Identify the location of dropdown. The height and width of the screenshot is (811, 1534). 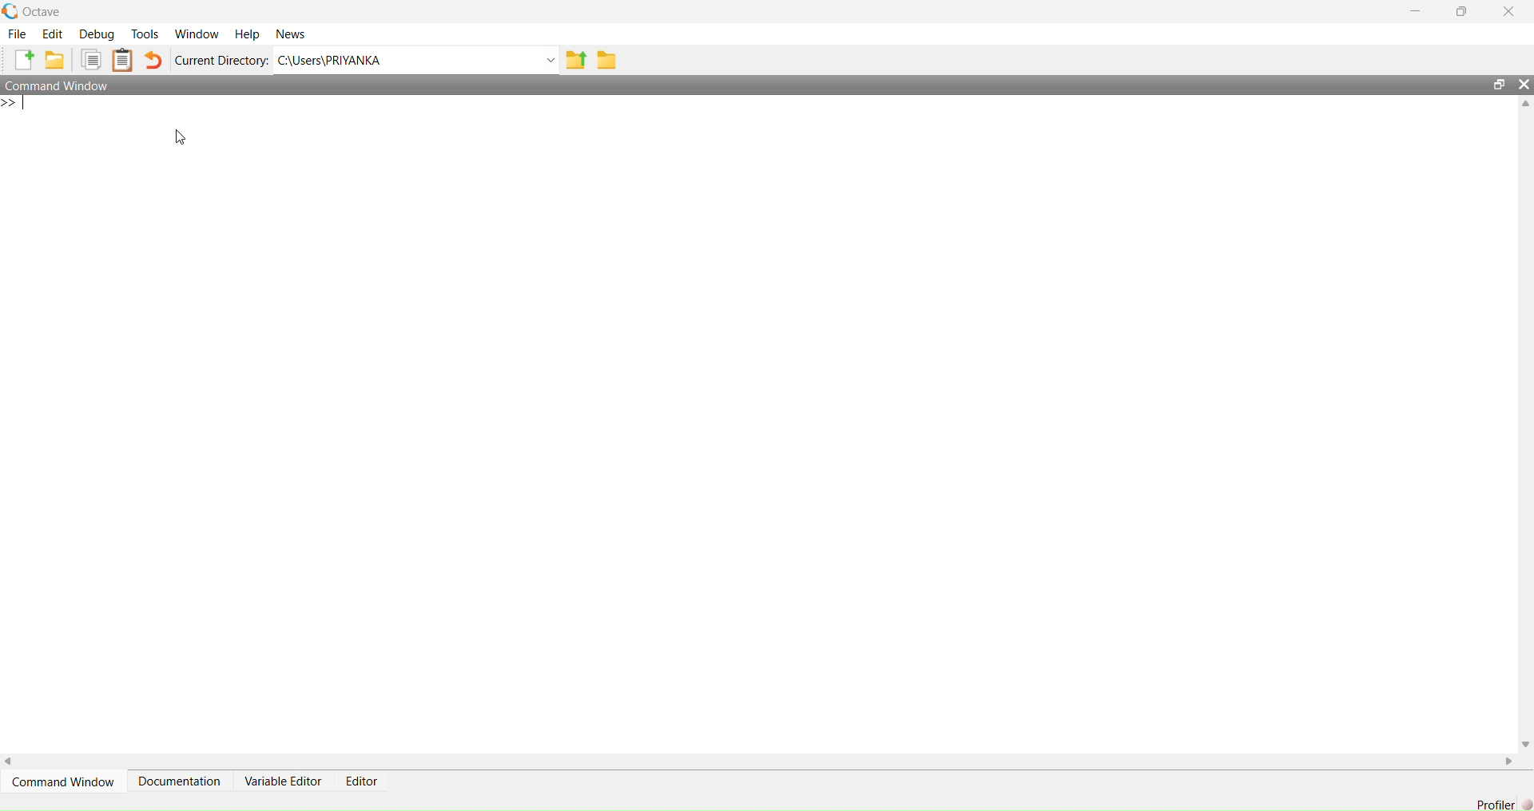
(545, 61).